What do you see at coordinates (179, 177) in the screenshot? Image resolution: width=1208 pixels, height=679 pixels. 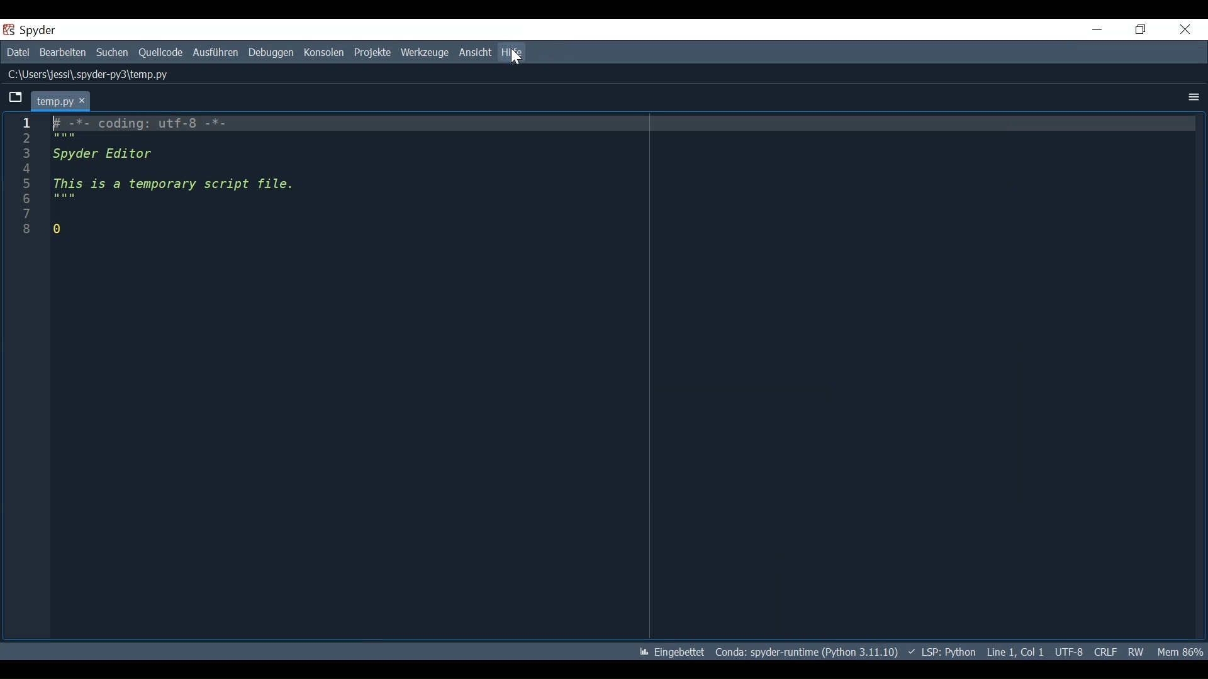 I see `fF -*- coding: utf-8 -*-

Spyder Editor

This is a temporary script file.
0` at bounding box center [179, 177].